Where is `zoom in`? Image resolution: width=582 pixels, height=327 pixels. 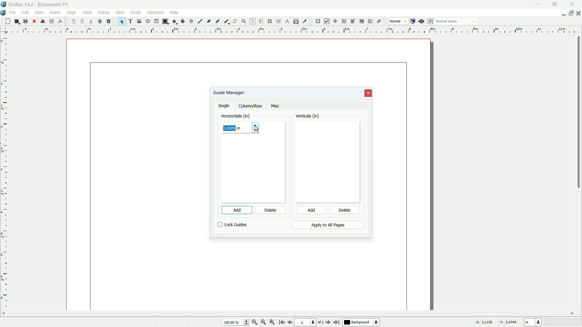
zoom in is located at coordinates (272, 322).